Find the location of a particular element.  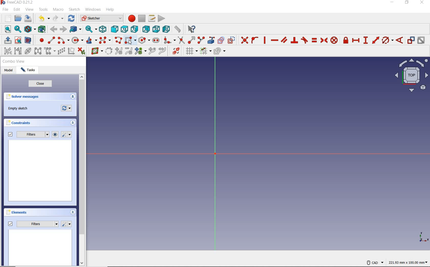

forward is located at coordinates (63, 29).